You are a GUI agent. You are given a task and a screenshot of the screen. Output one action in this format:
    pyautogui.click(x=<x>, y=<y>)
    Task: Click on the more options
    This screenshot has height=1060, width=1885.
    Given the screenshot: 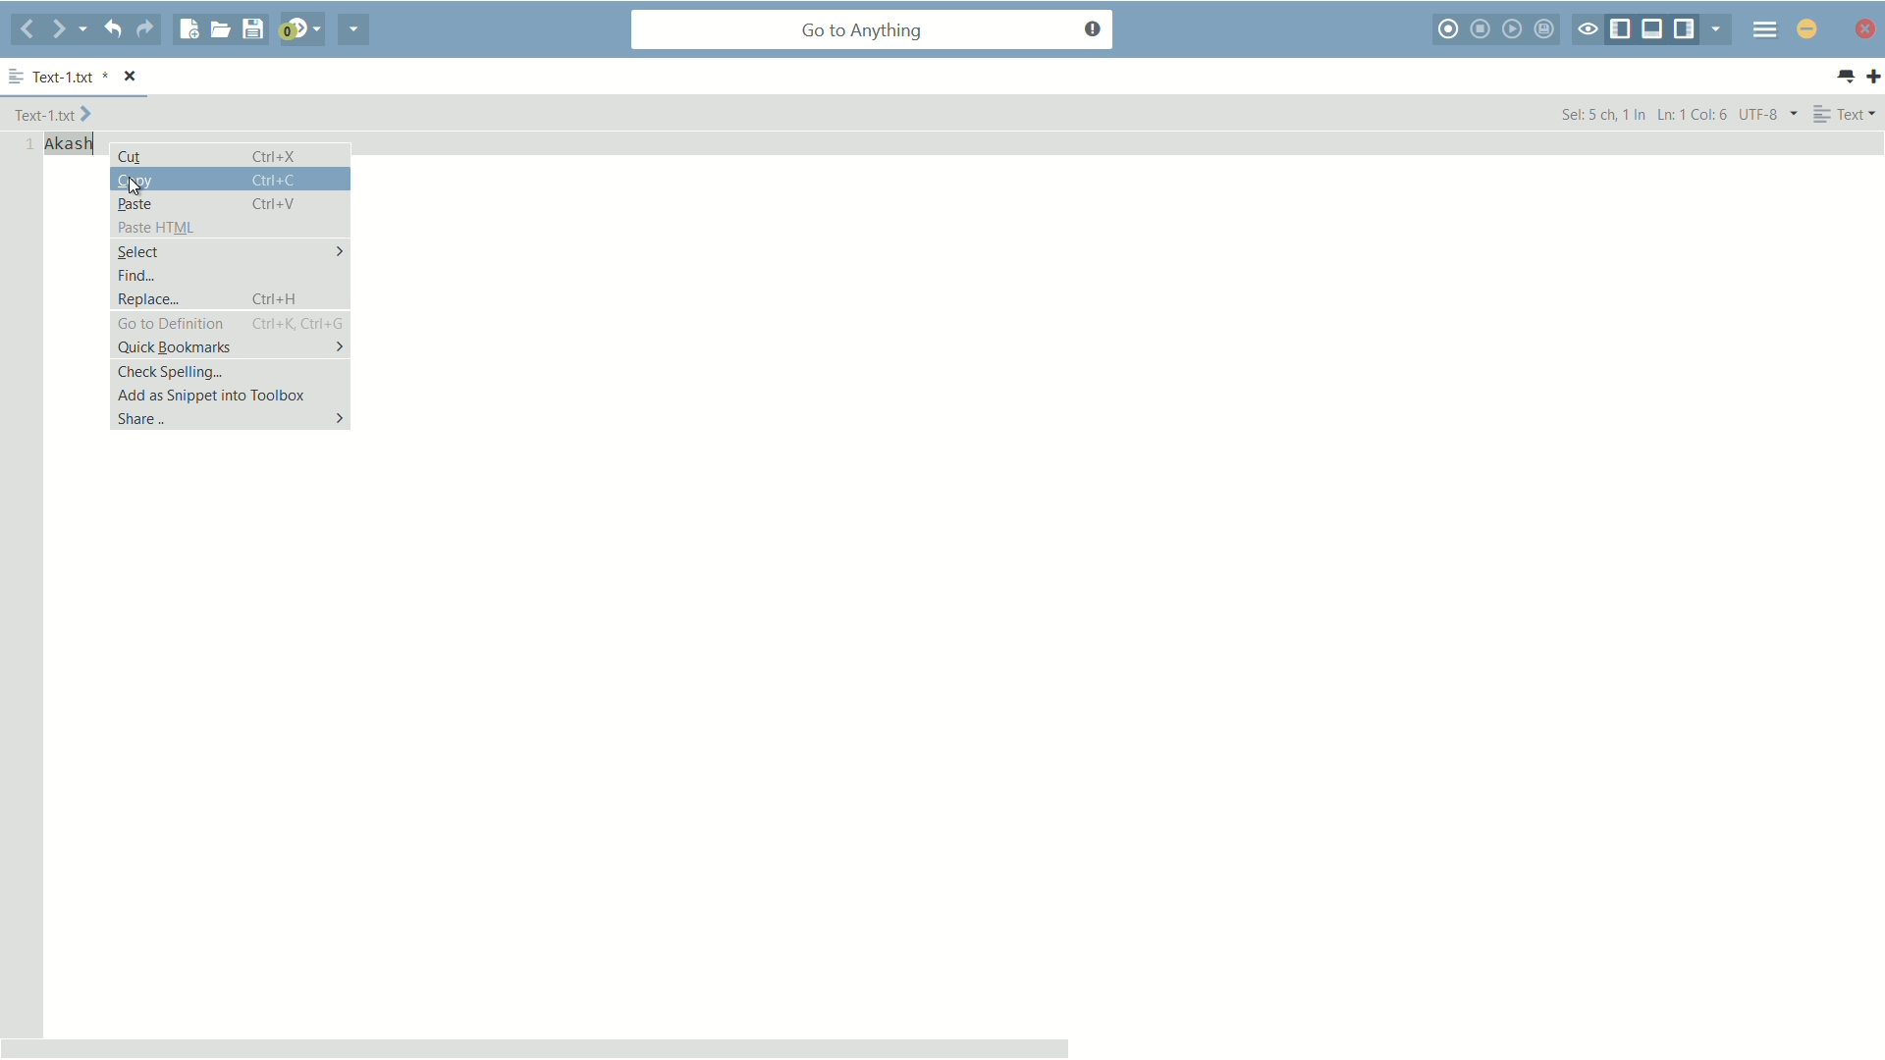 What is the action you would take?
    pyautogui.click(x=17, y=78)
    